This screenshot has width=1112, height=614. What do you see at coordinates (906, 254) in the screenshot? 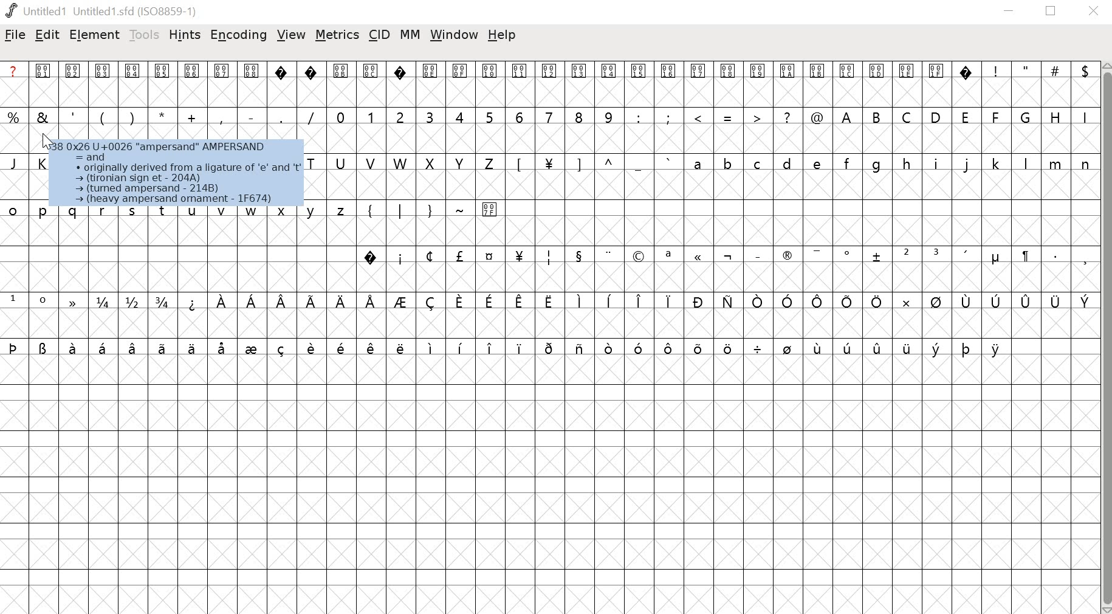
I see `2` at bounding box center [906, 254].